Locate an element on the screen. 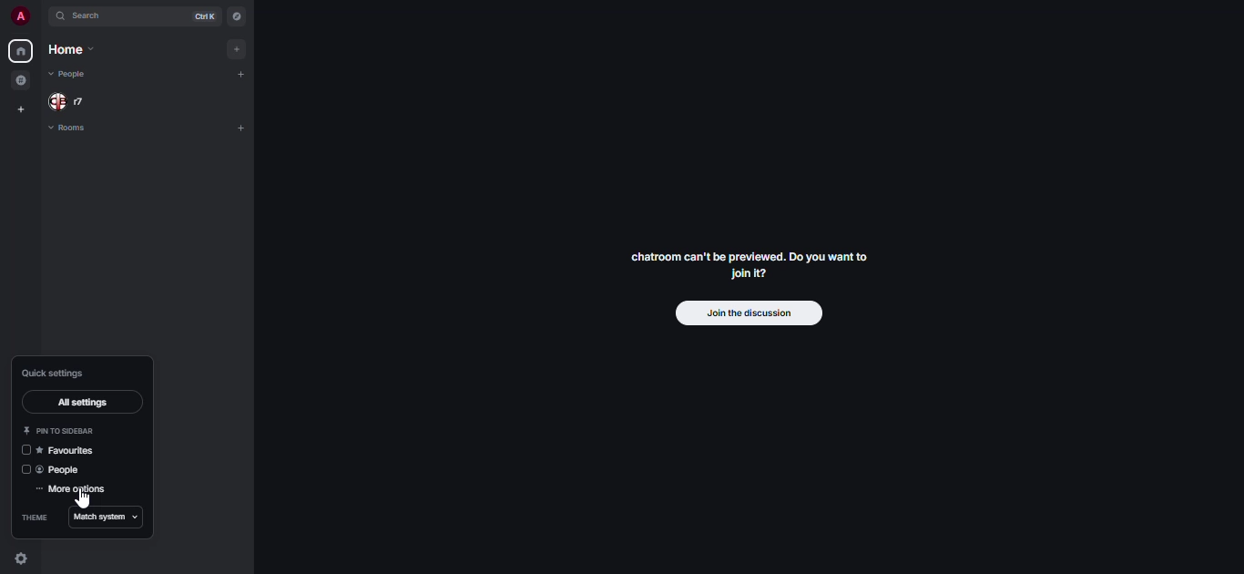 The width and height of the screenshot is (1244, 574). navigator is located at coordinates (238, 16).